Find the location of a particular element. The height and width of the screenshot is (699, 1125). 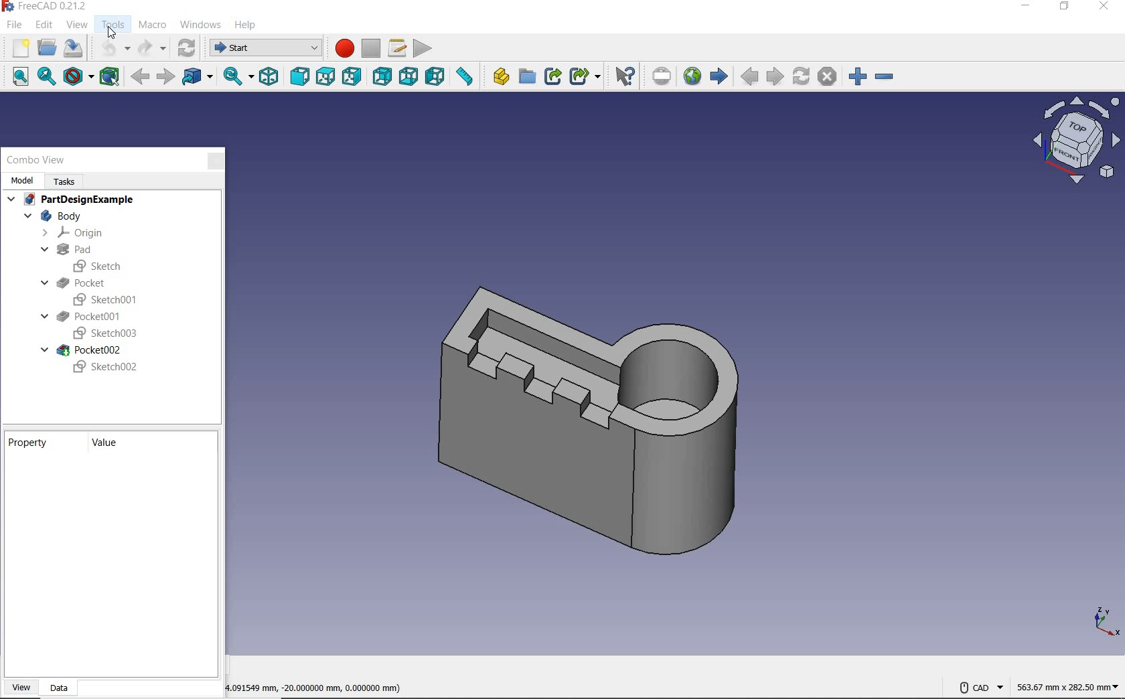

CAD navigation style is located at coordinates (980, 688).